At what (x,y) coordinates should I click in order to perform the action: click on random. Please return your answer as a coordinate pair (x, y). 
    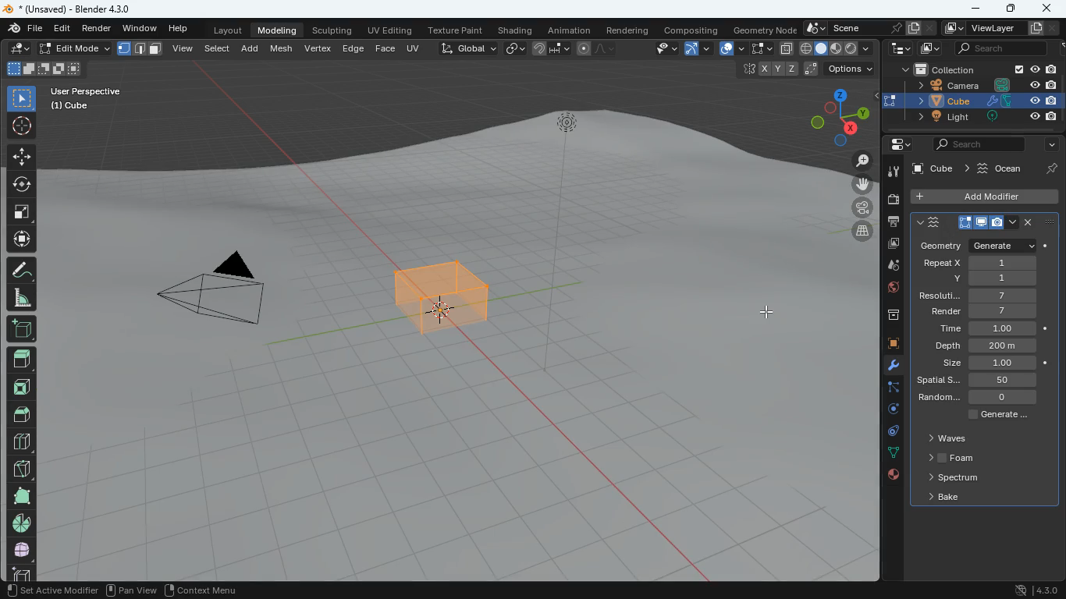
    Looking at the image, I should click on (984, 398).